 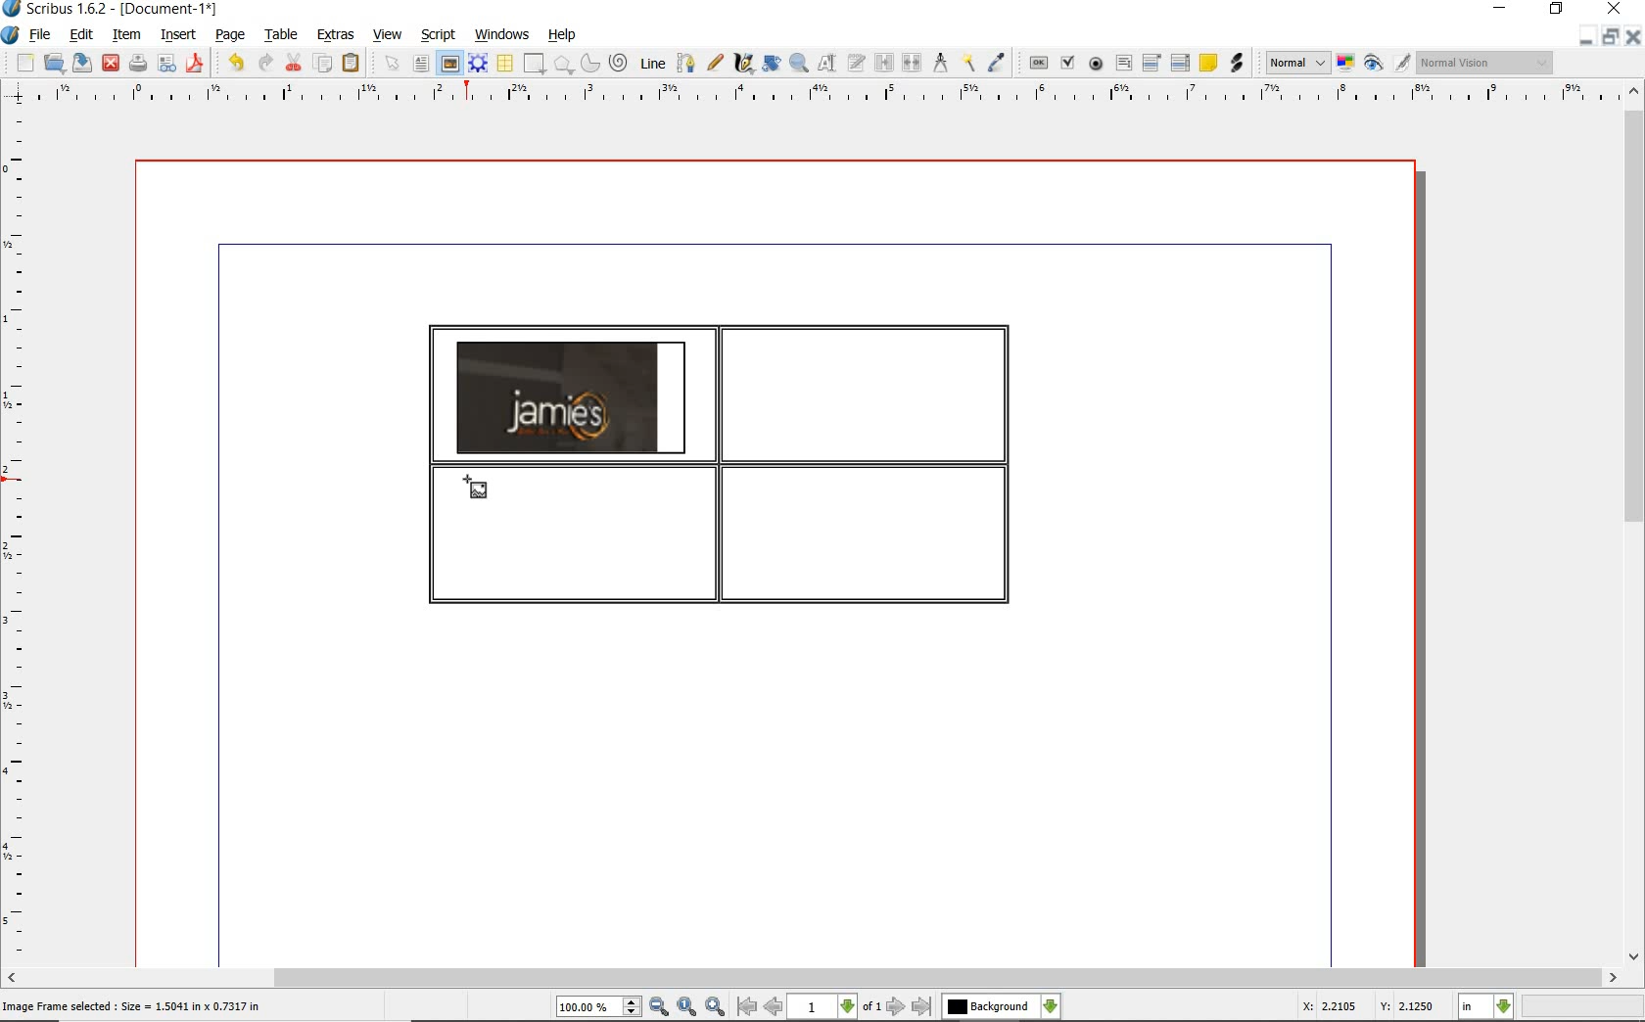 What do you see at coordinates (1633, 526) in the screenshot?
I see `scrollbar` at bounding box center [1633, 526].